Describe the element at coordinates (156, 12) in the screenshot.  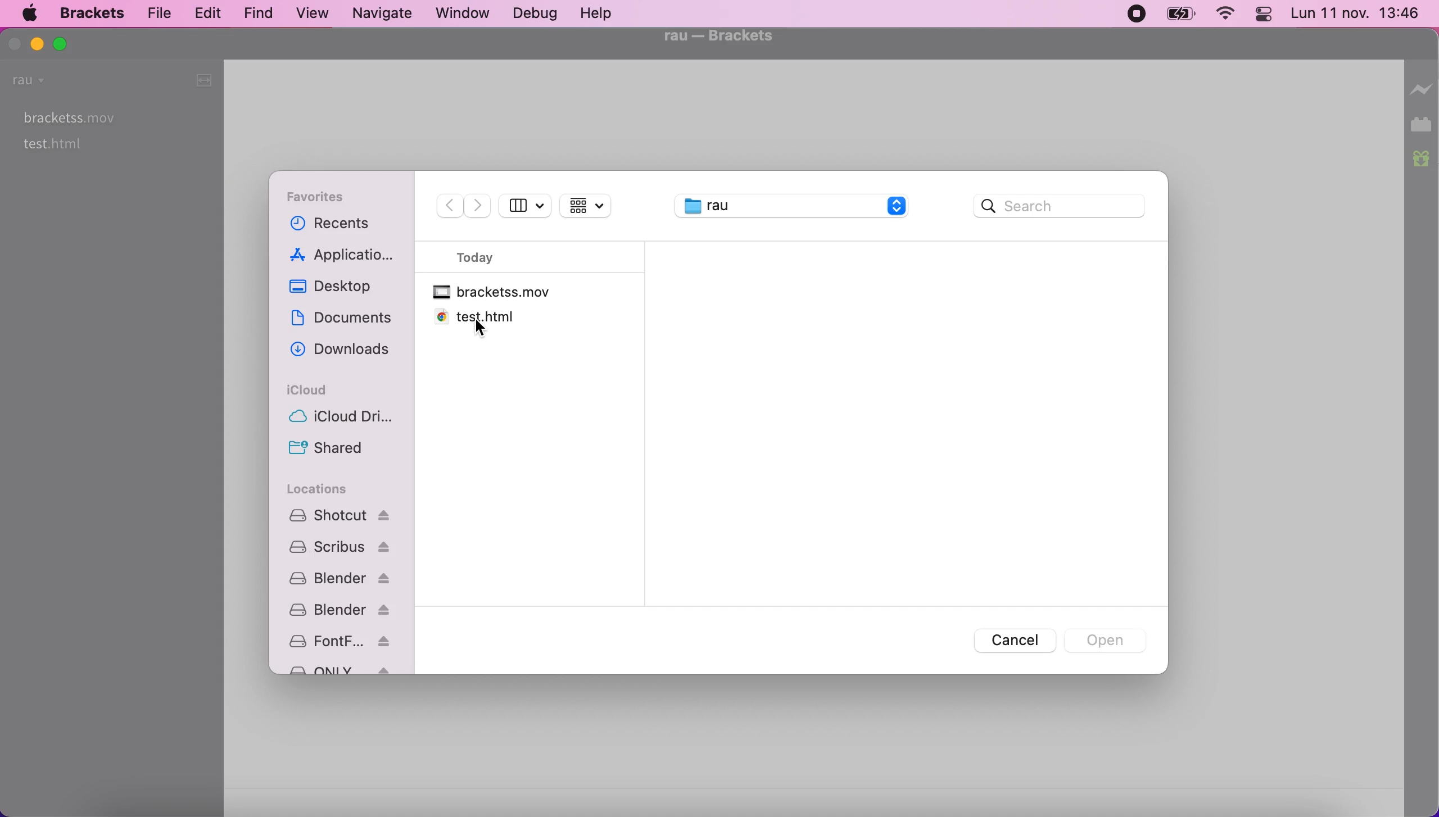
I see `file` at that location.